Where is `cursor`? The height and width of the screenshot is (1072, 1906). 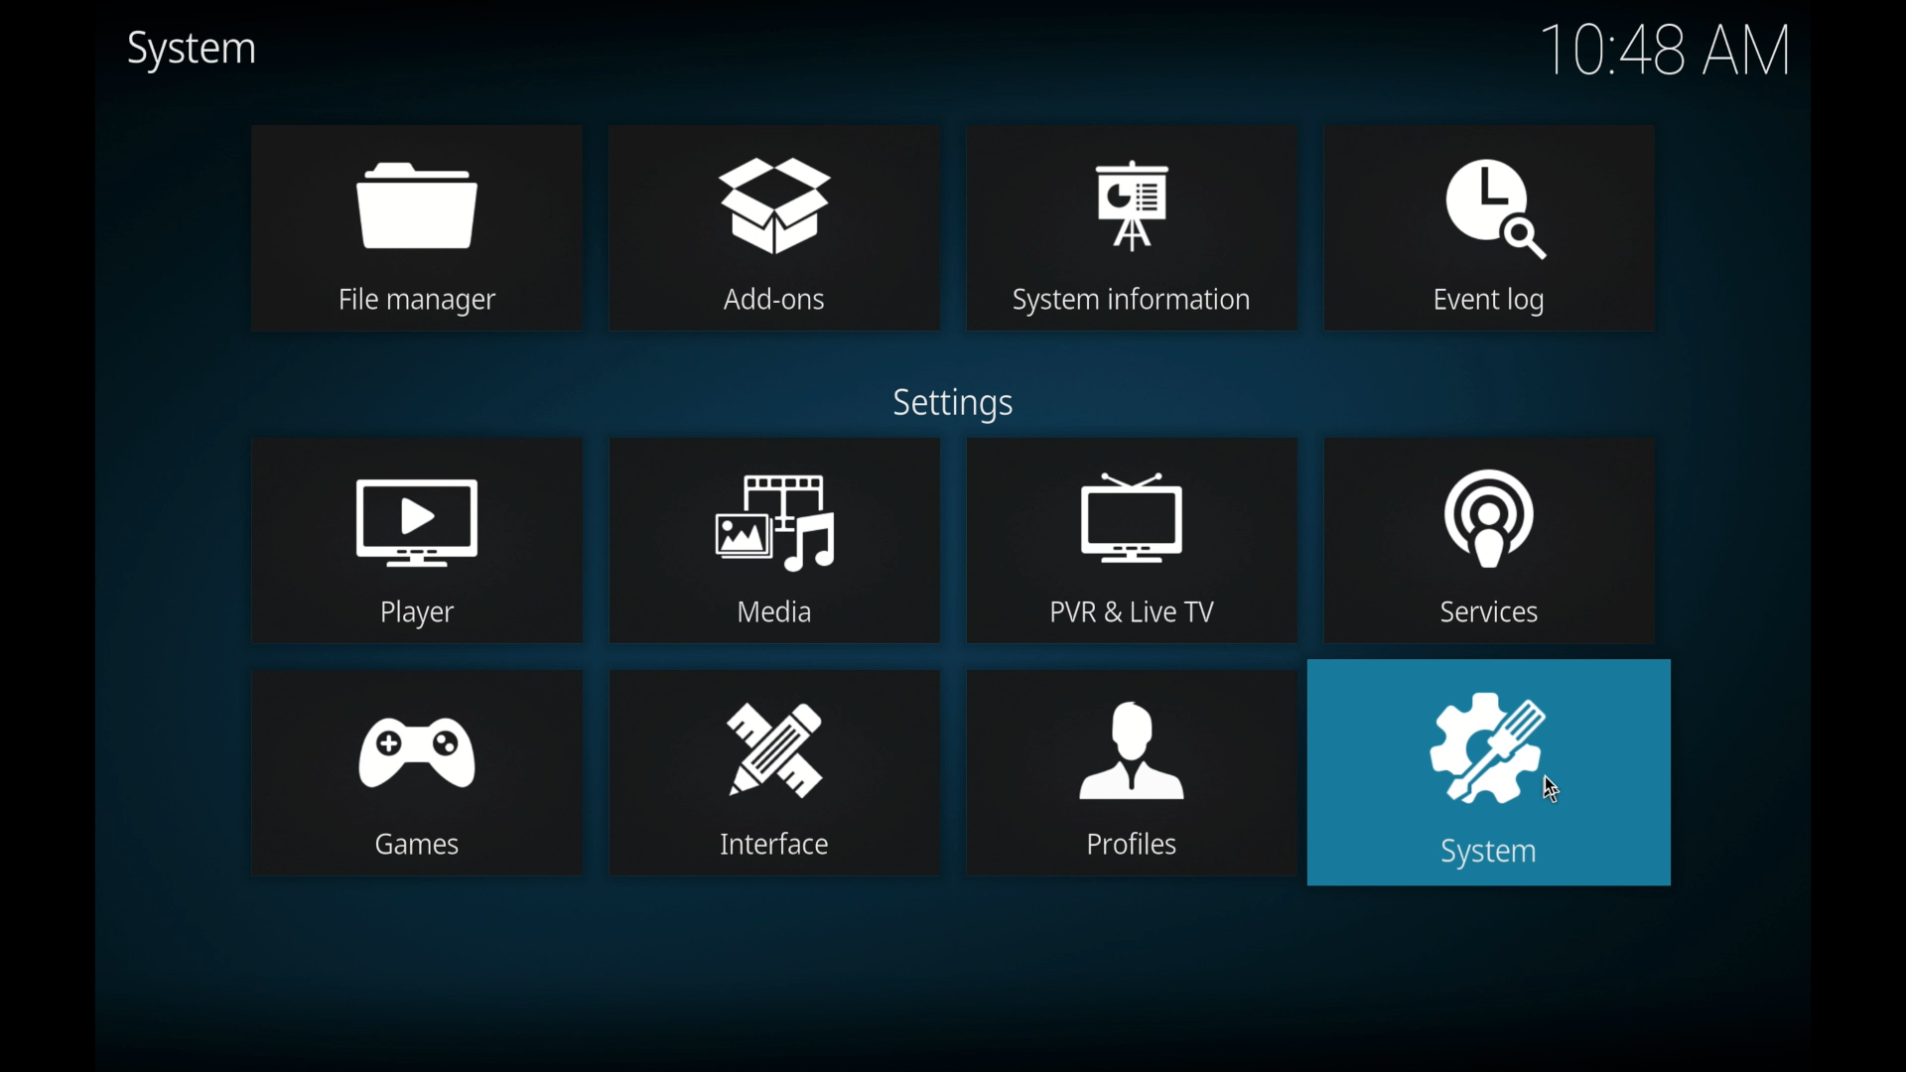 cursor is located at coordinates (1553, 790).